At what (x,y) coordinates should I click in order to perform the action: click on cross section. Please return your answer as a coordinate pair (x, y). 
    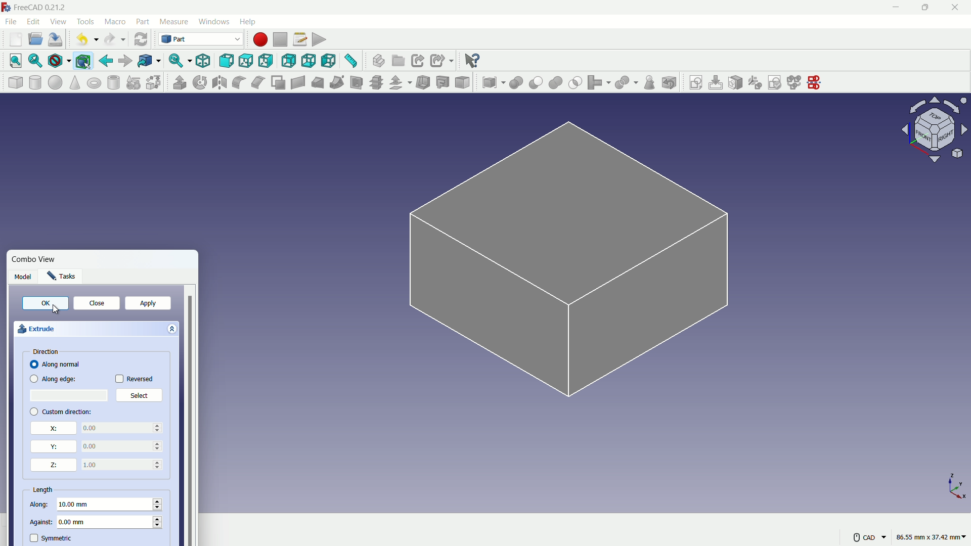
    Looking at the image, I should click on (378, 82).